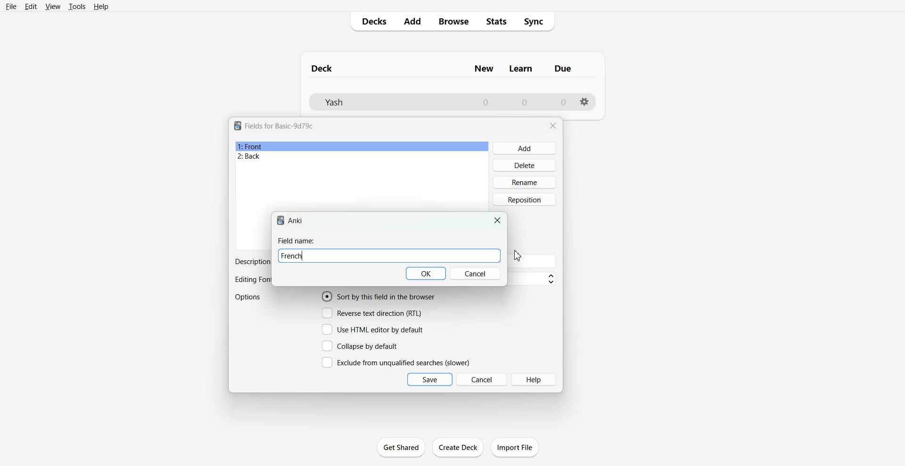 The width and height of the screenshot is (905, 466). What do you see at coordinates (53, 6) in the screenshot?
I see `View` at bounding box center [53, 6].